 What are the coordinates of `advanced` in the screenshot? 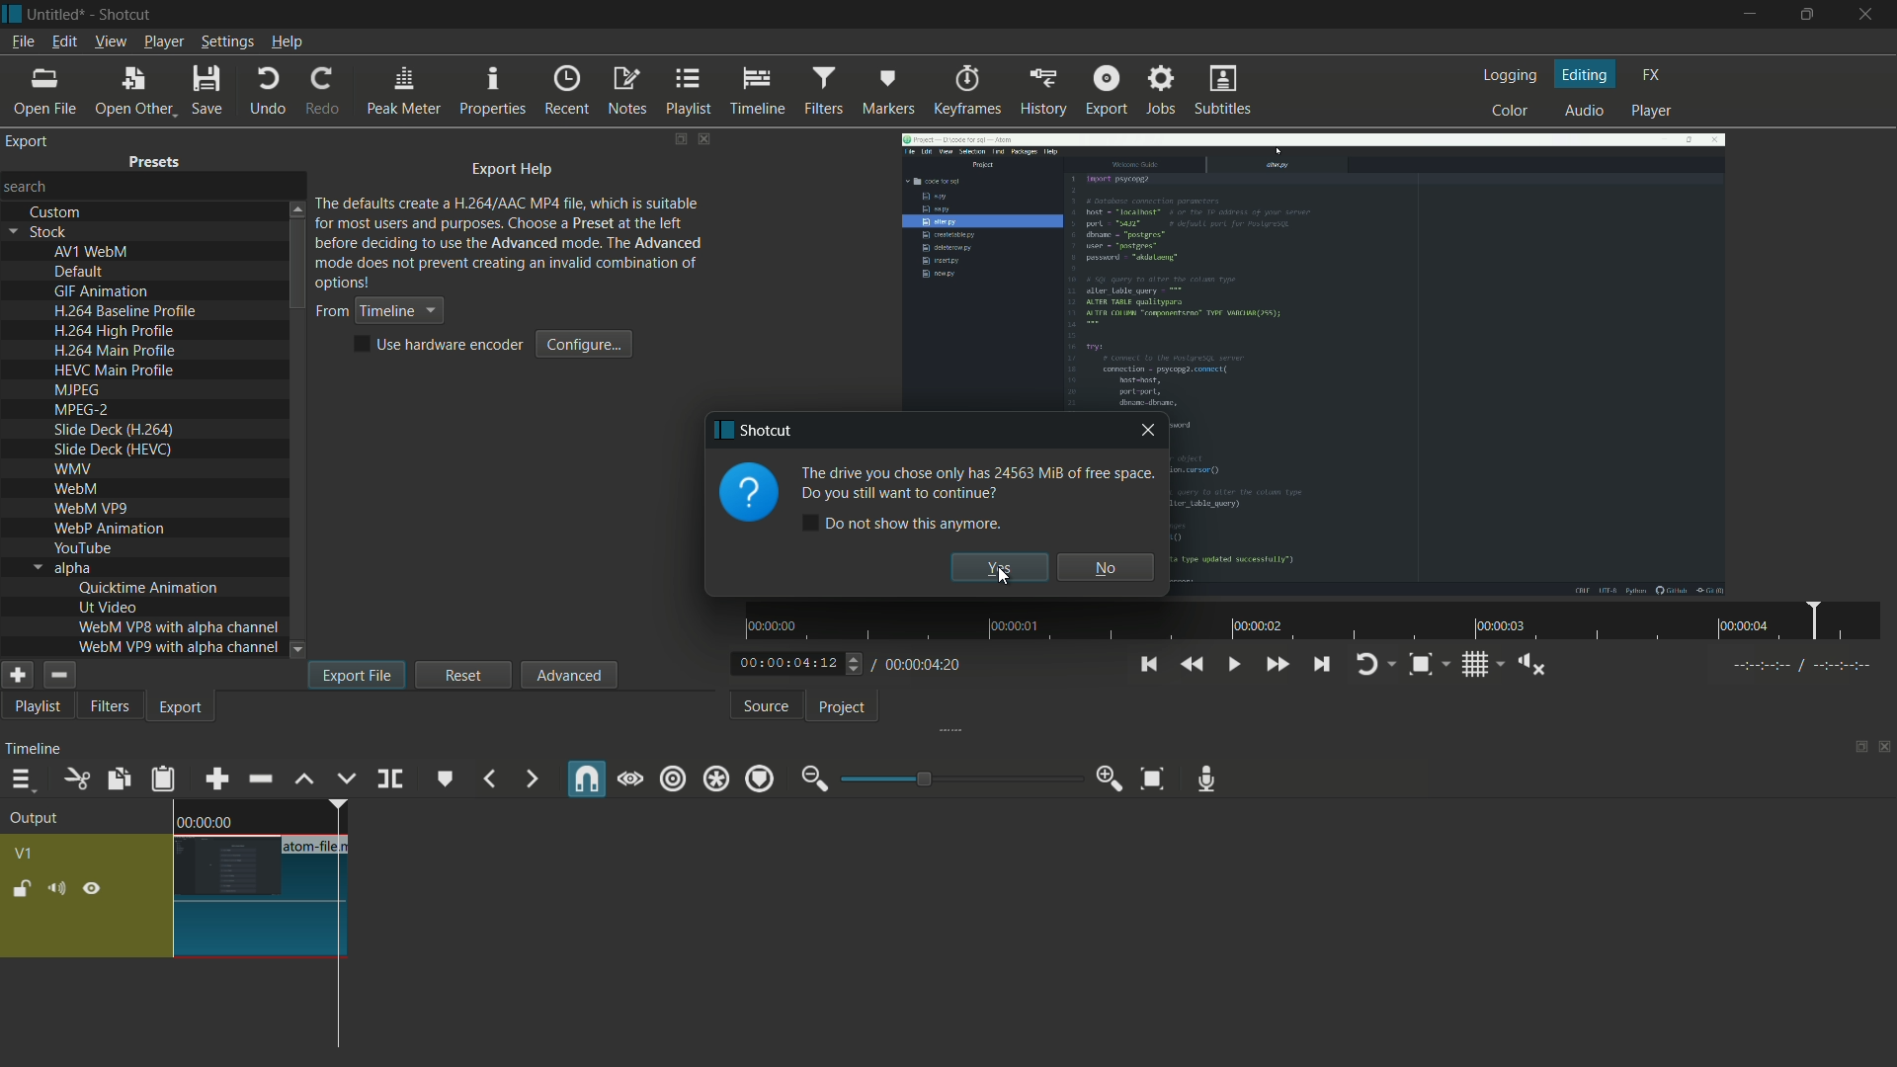 It's located at (567, 675).